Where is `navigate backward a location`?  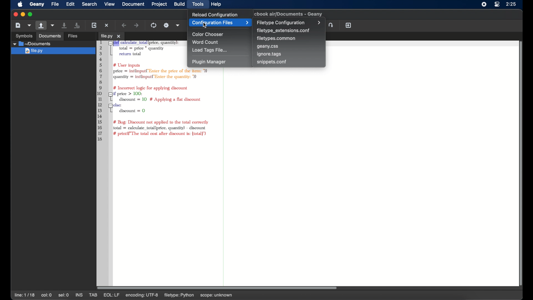 navigate backward a location is located at coordinates (124, 25).